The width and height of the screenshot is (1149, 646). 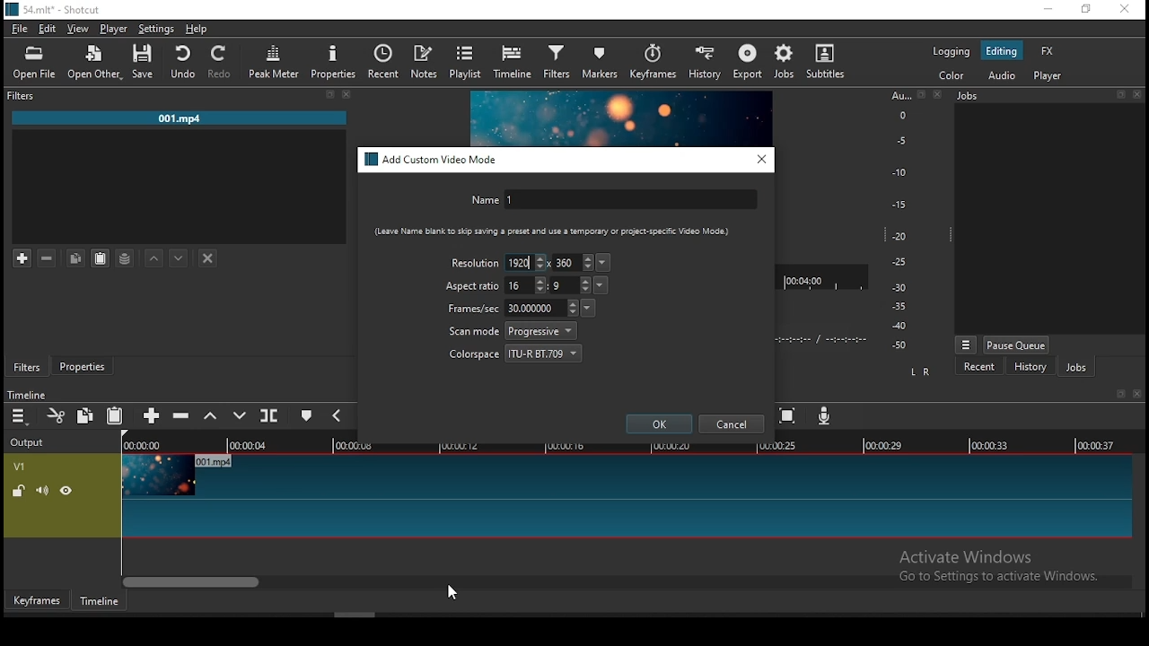 What do you see at coordinates (902, 287) in the screenshot?
I see `-30` at bounding box center [902, 287].